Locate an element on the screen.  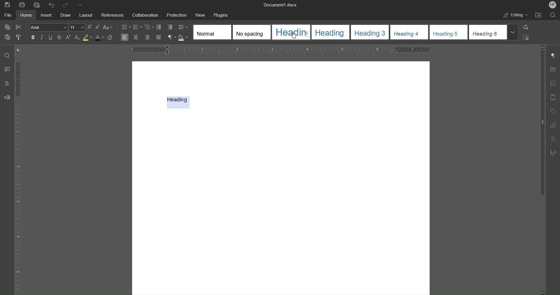
Shadow is located at coordinates (183, 38).